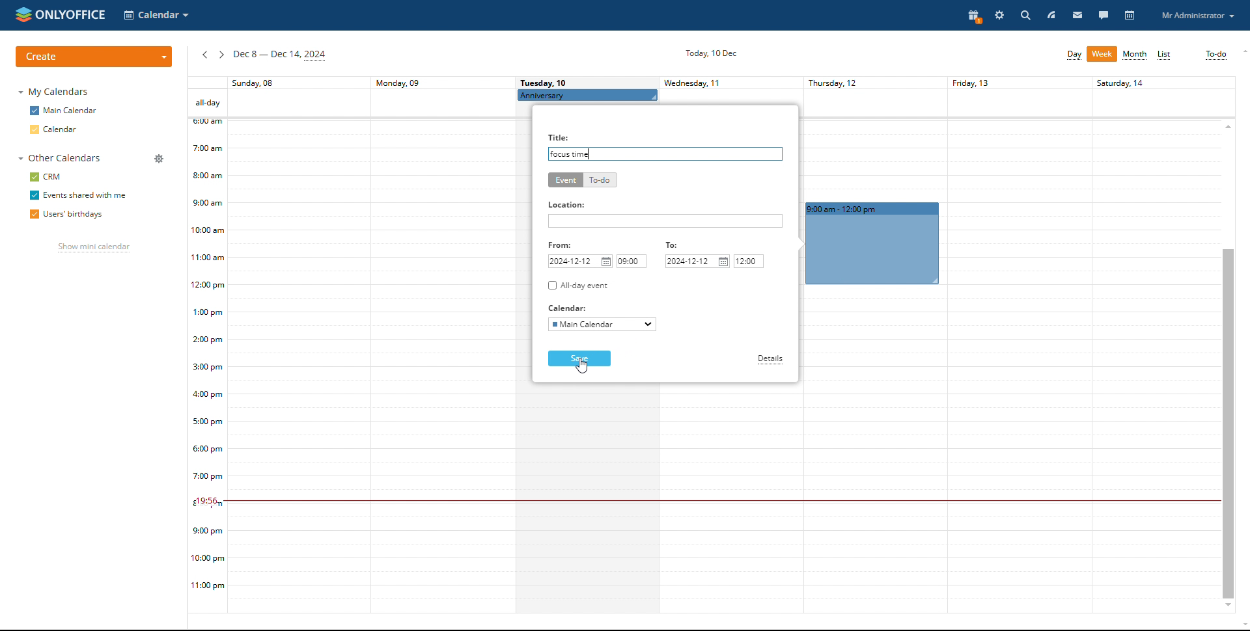 This screenshot has width=1250, height=631. What do you see at coordinates (1016, 344) in the screenshot?
I see `friday` at bounding box center [1016, 344].